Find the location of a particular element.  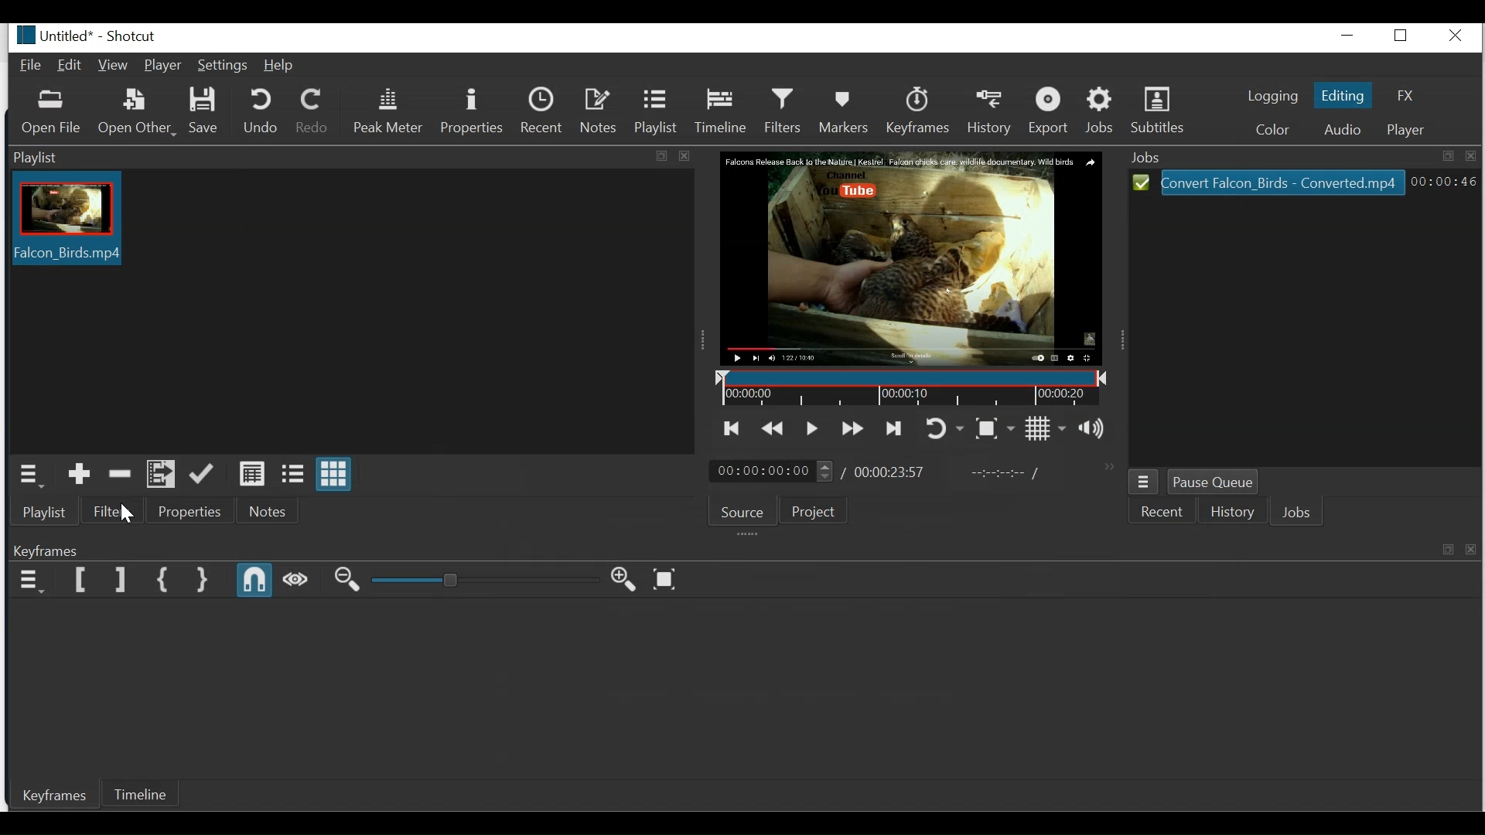

Zoom Keyframe to fit is located at coordinates (667, 578).